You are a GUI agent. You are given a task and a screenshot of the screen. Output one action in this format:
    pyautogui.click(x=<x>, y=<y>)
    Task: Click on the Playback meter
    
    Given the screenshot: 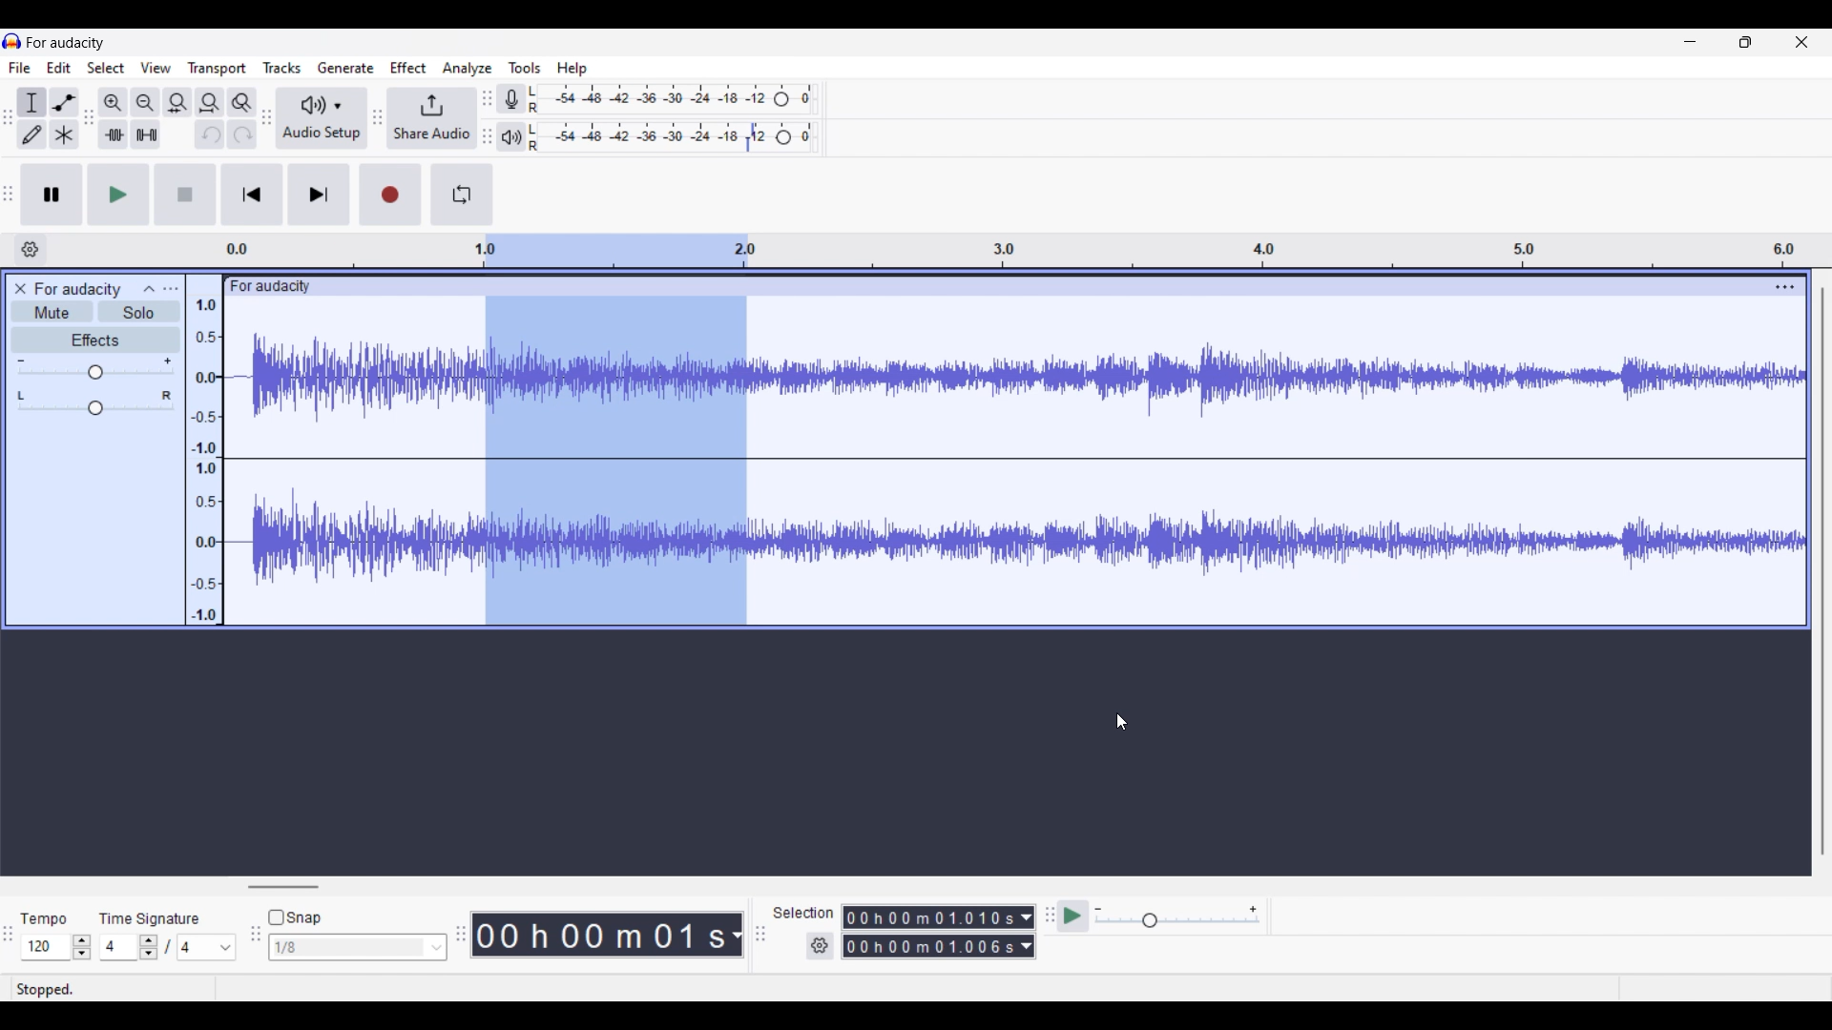 What is the action you would take?
    pyautogui.click(x=510, y=136)
    